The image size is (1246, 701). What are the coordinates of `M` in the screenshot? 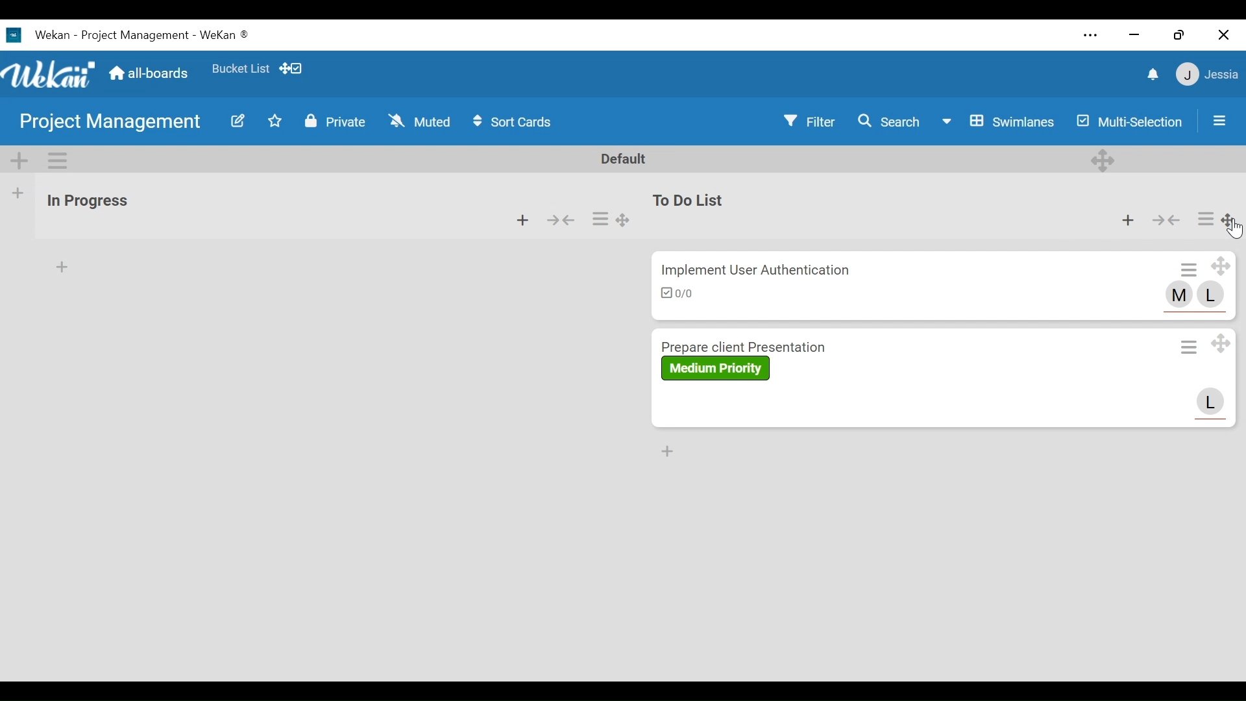 It's located at (1182, 297).